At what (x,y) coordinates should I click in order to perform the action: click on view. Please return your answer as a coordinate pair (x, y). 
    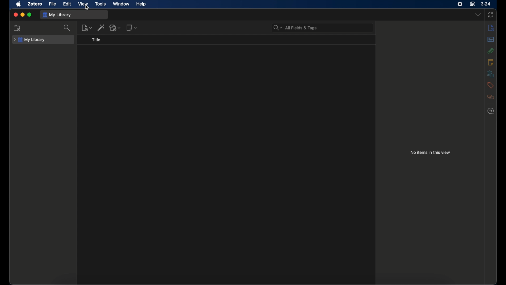
    Looking at the image, I should click on (83, 3).